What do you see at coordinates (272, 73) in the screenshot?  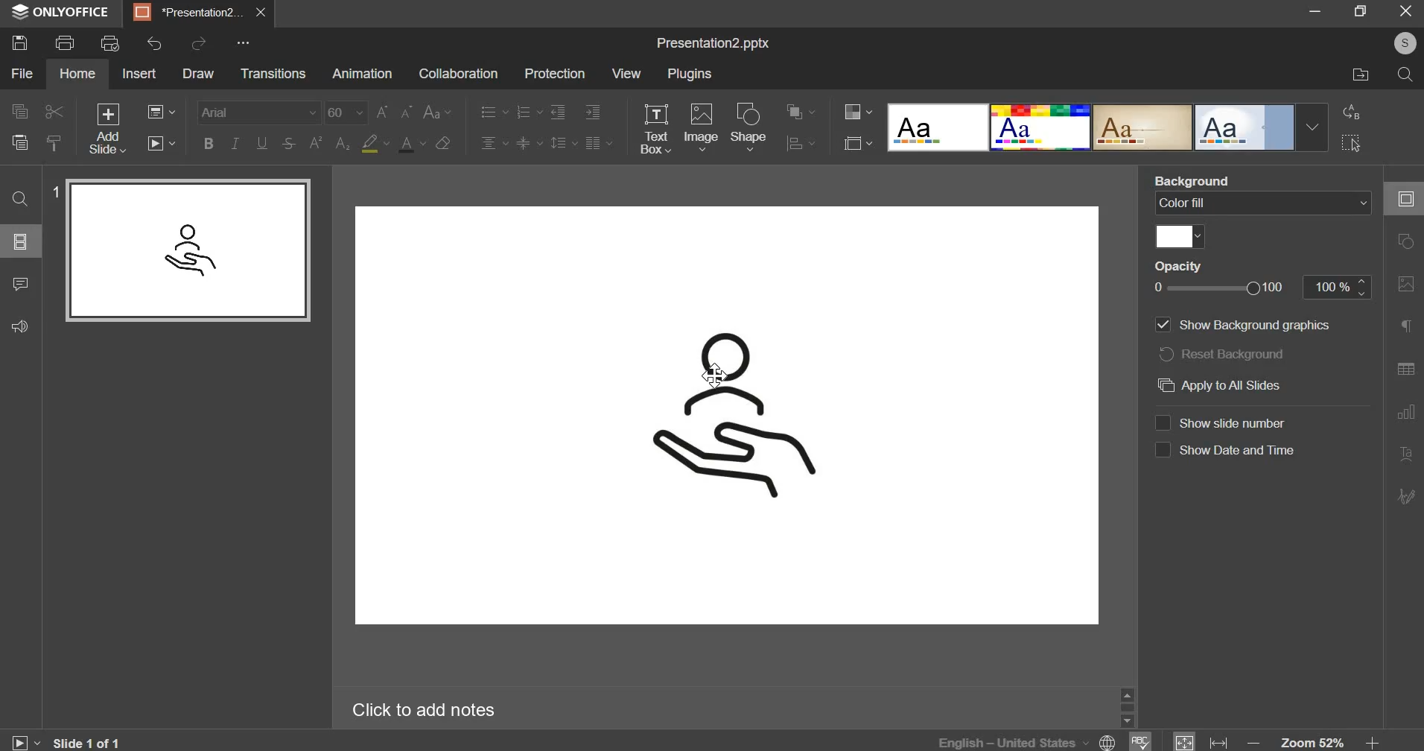 I see `transitions` at bounding box center [272, 73].